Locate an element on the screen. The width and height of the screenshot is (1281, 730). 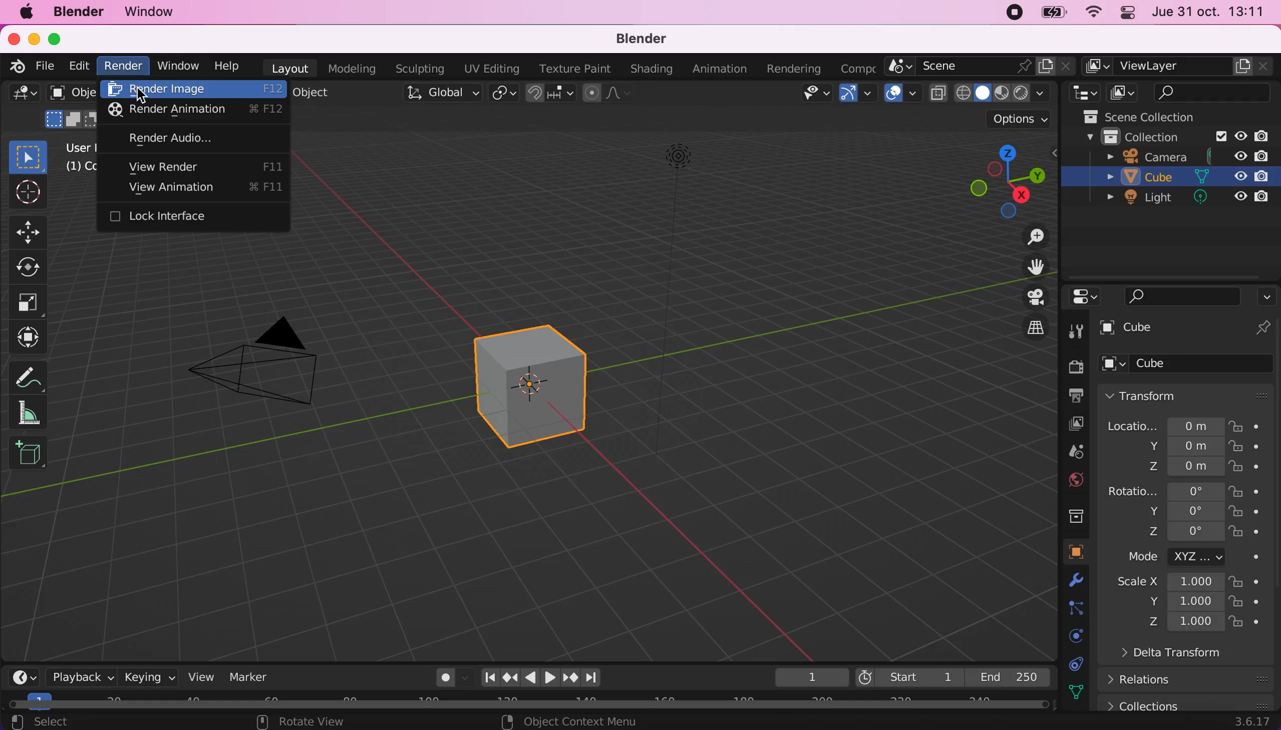
window is located at coordinates (162, 12).